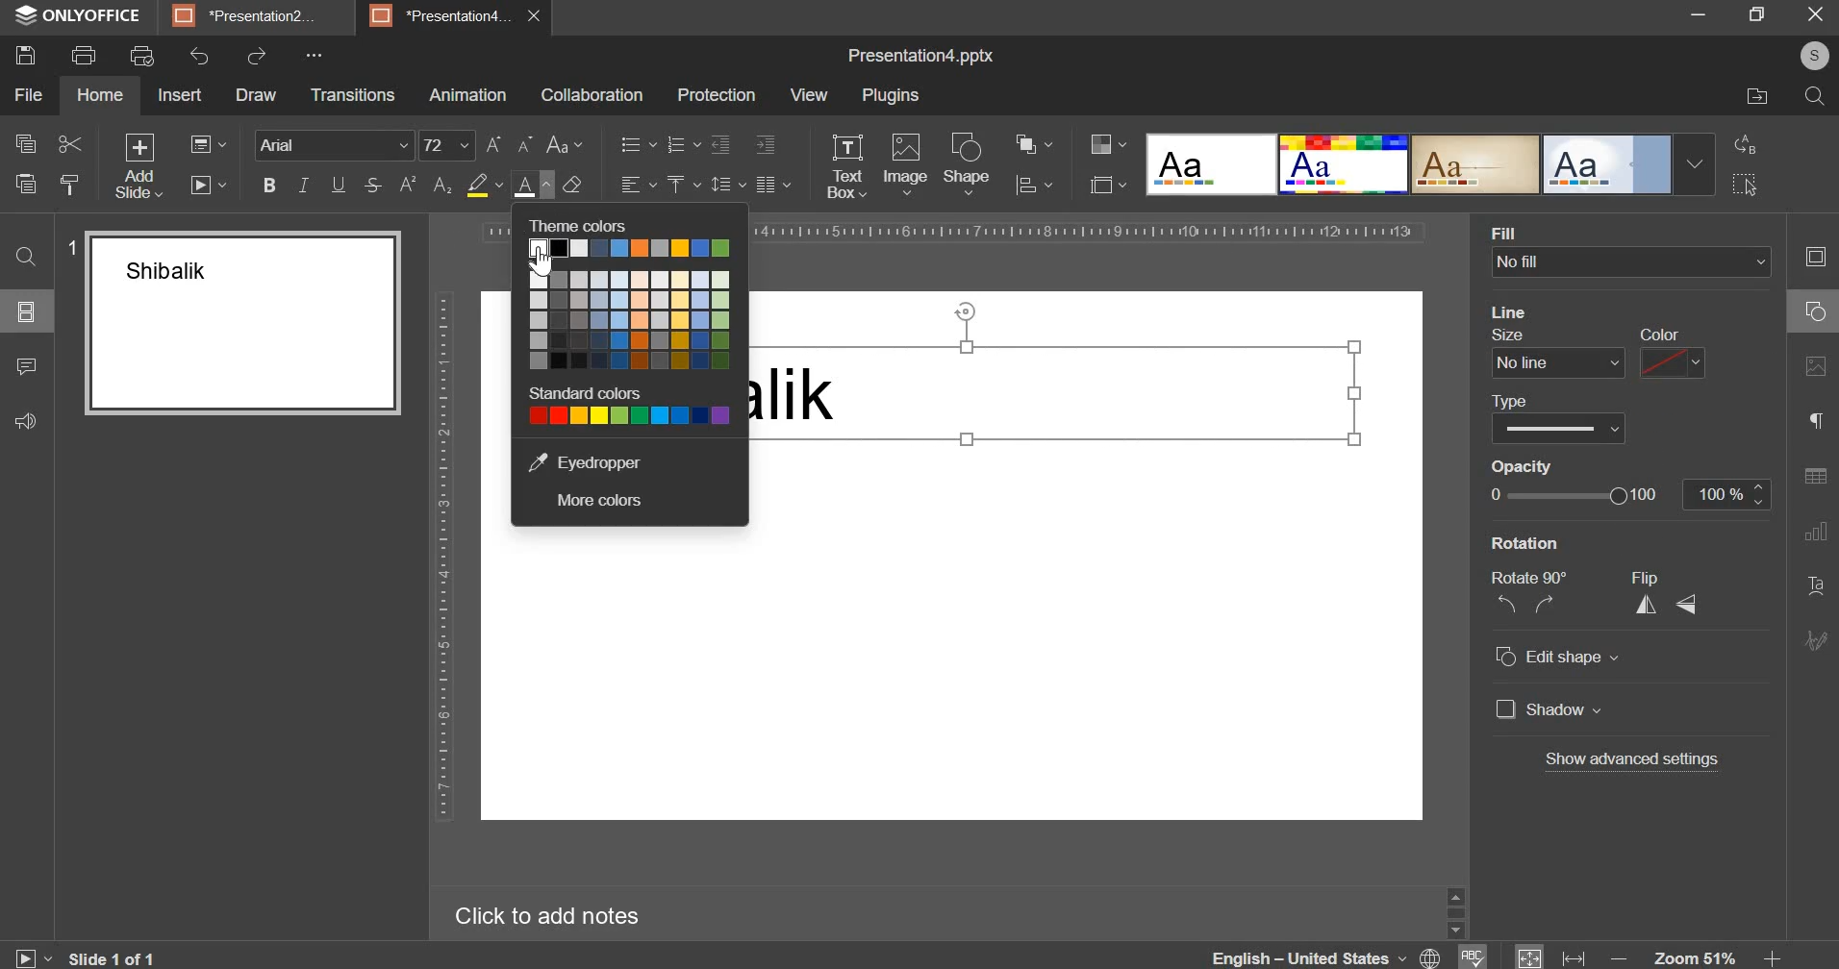  Describe the element at coordinates (1518, 311) in the screenshot. I see `line` at that location.